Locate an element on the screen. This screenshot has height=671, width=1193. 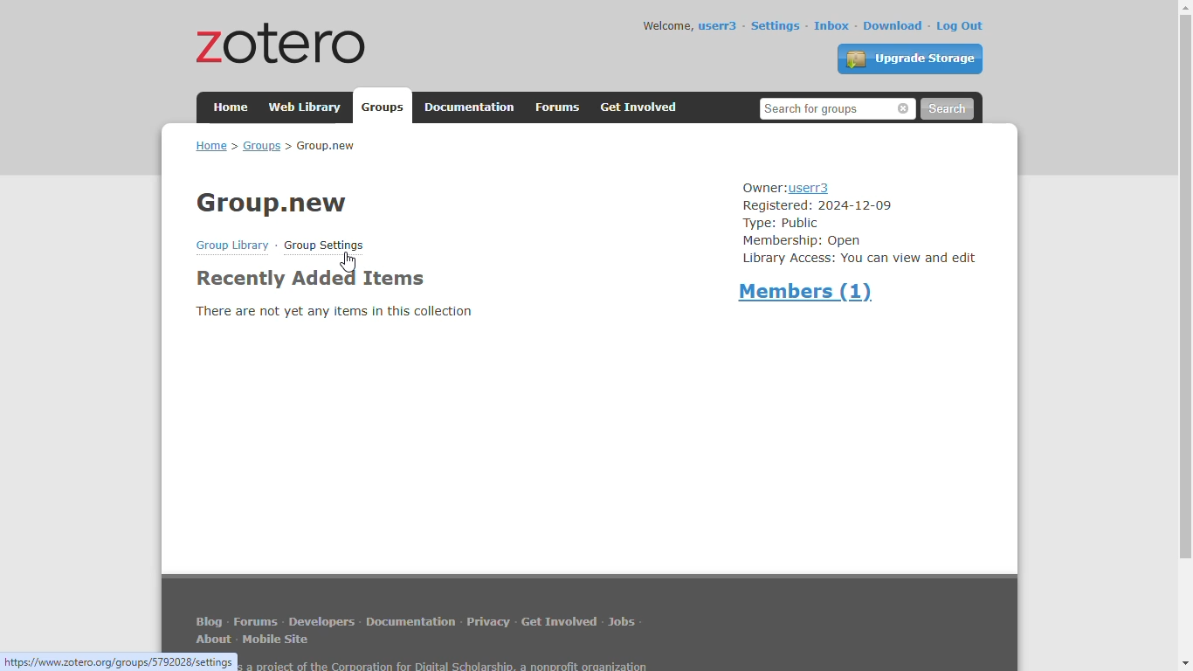
membership: open is located at coordinates (803, 241).